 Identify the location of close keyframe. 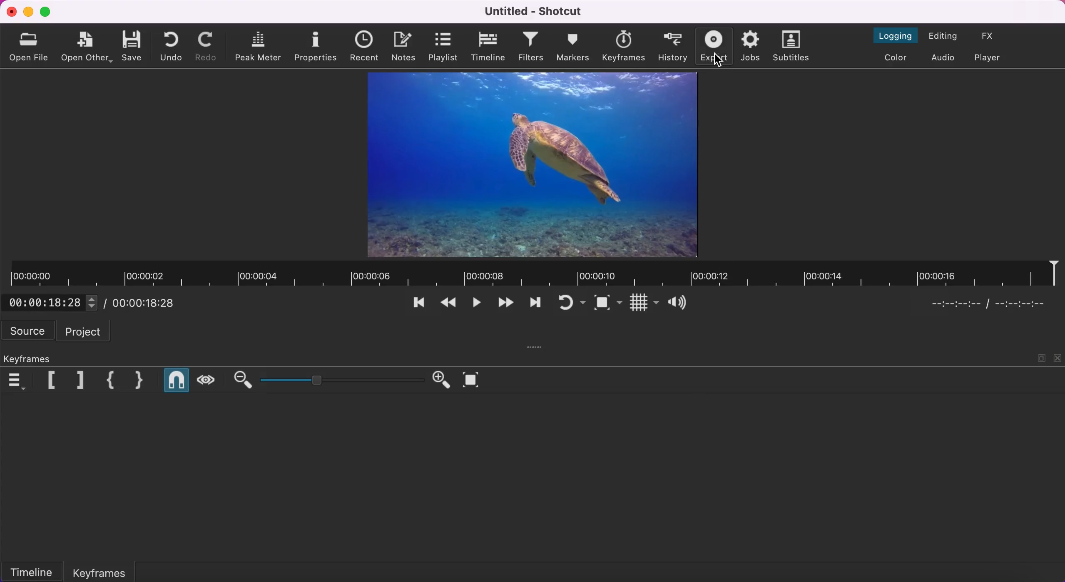
(140, 381).